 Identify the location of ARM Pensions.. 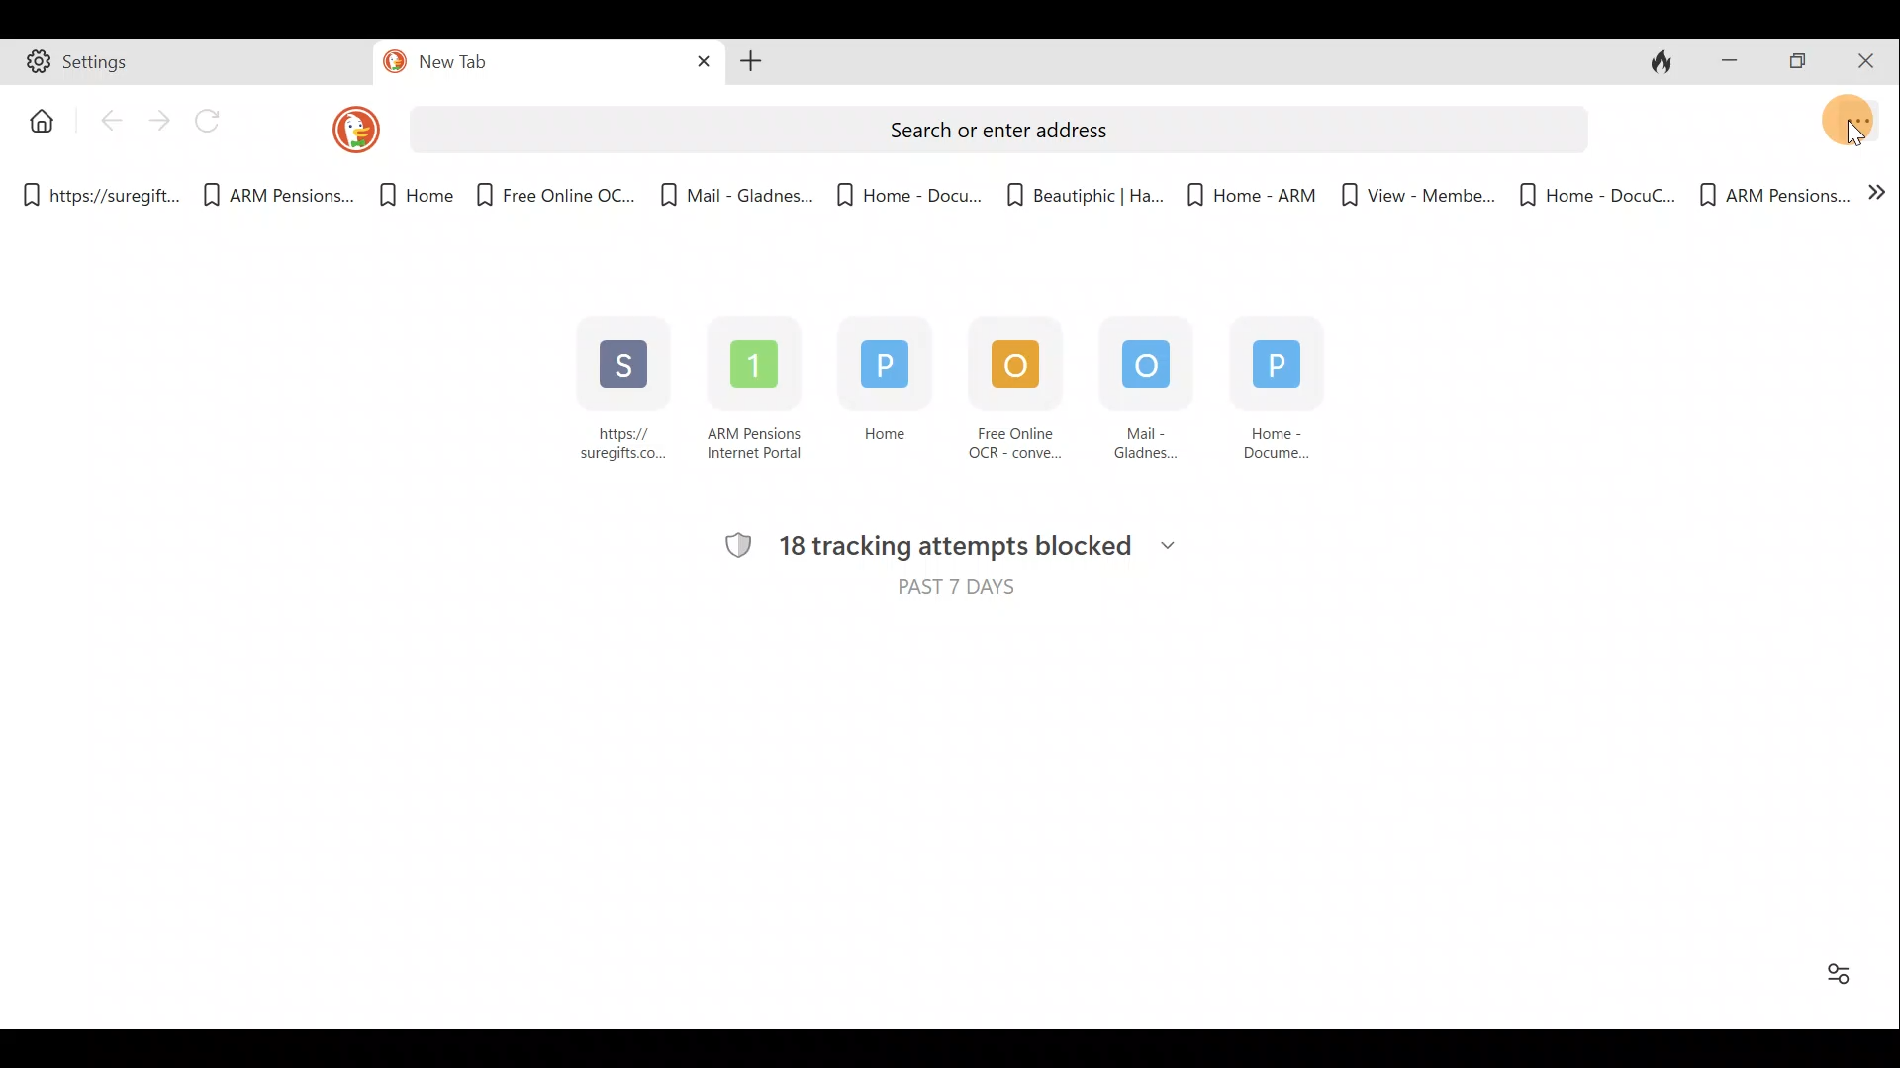
(272, 196).